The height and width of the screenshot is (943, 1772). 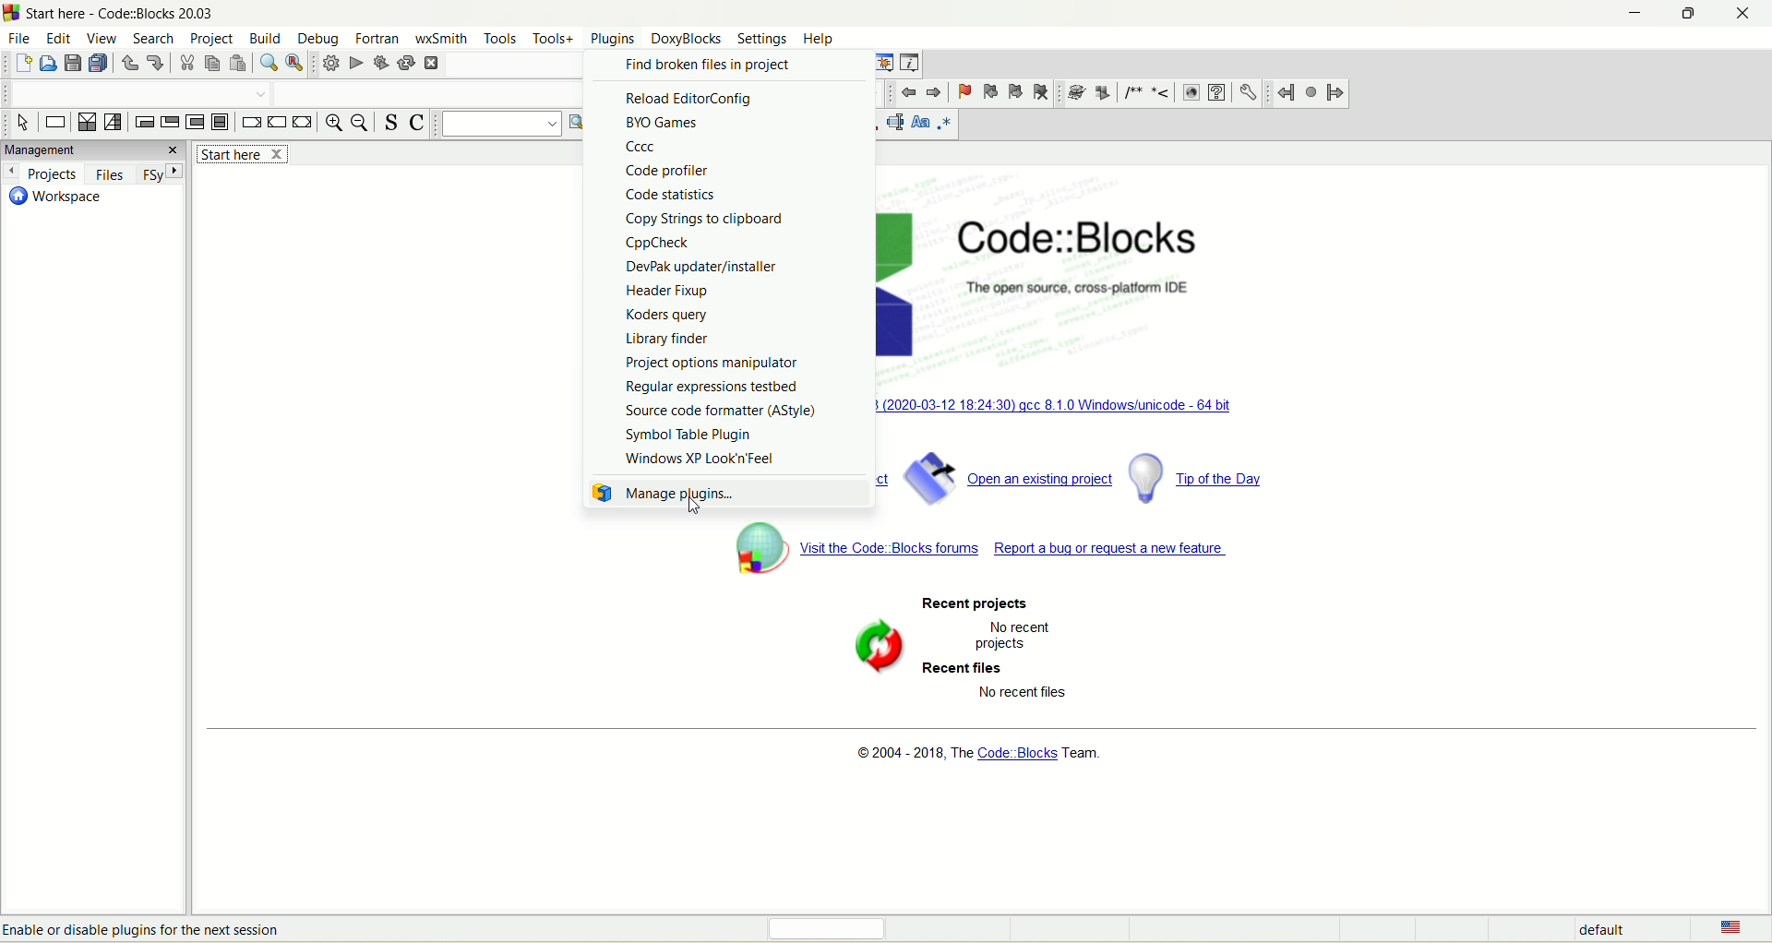 What do you see at coordinates (1131, 93) in the screenshot?
I see `Insert comment block` at bounding box center [1131, 93].